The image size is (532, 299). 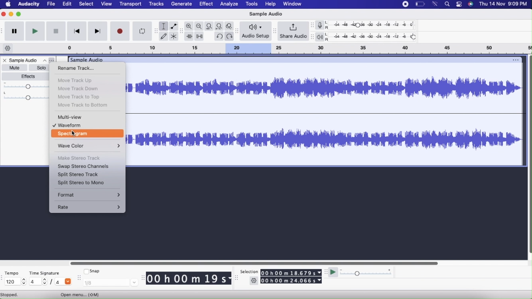 I want to click on Enable looping, so click(x=143, y=31).